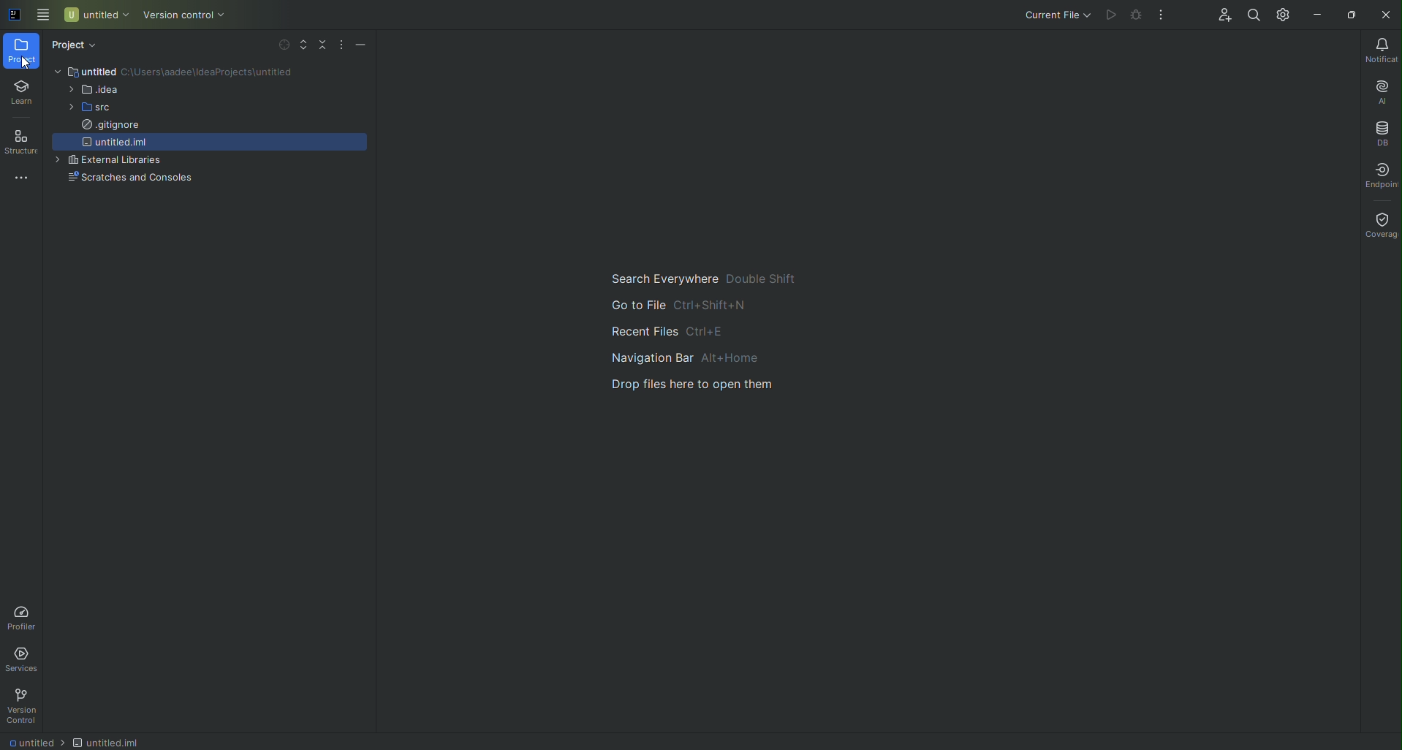  What do you see at coordinates (27, 708) in the screenshot?
I see `Version Control` at bounding box center [27, 708].